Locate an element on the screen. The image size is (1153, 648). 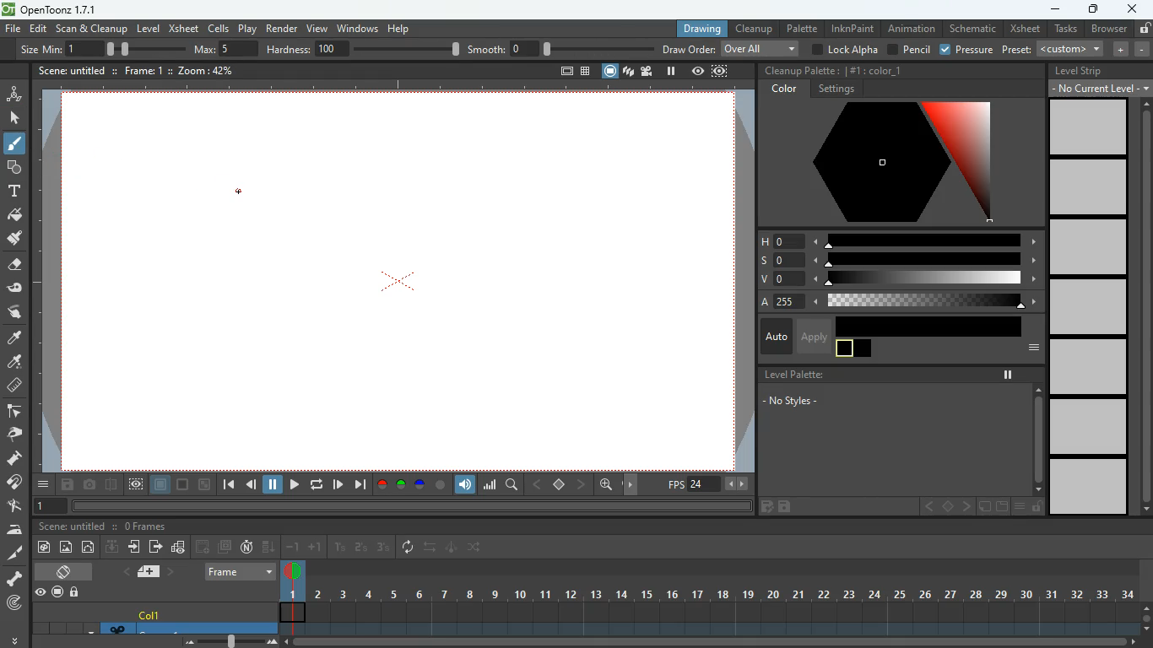
record is located at coordinates (57, 593).